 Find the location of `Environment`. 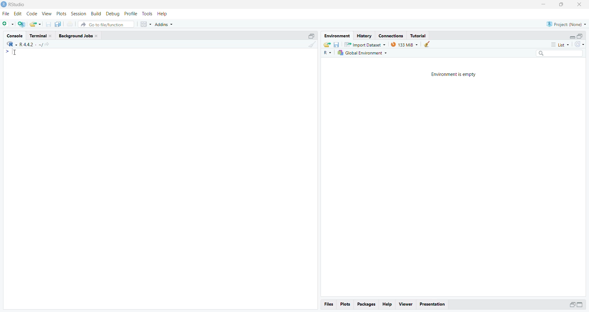

Environment is located at coordinates (336, 36).